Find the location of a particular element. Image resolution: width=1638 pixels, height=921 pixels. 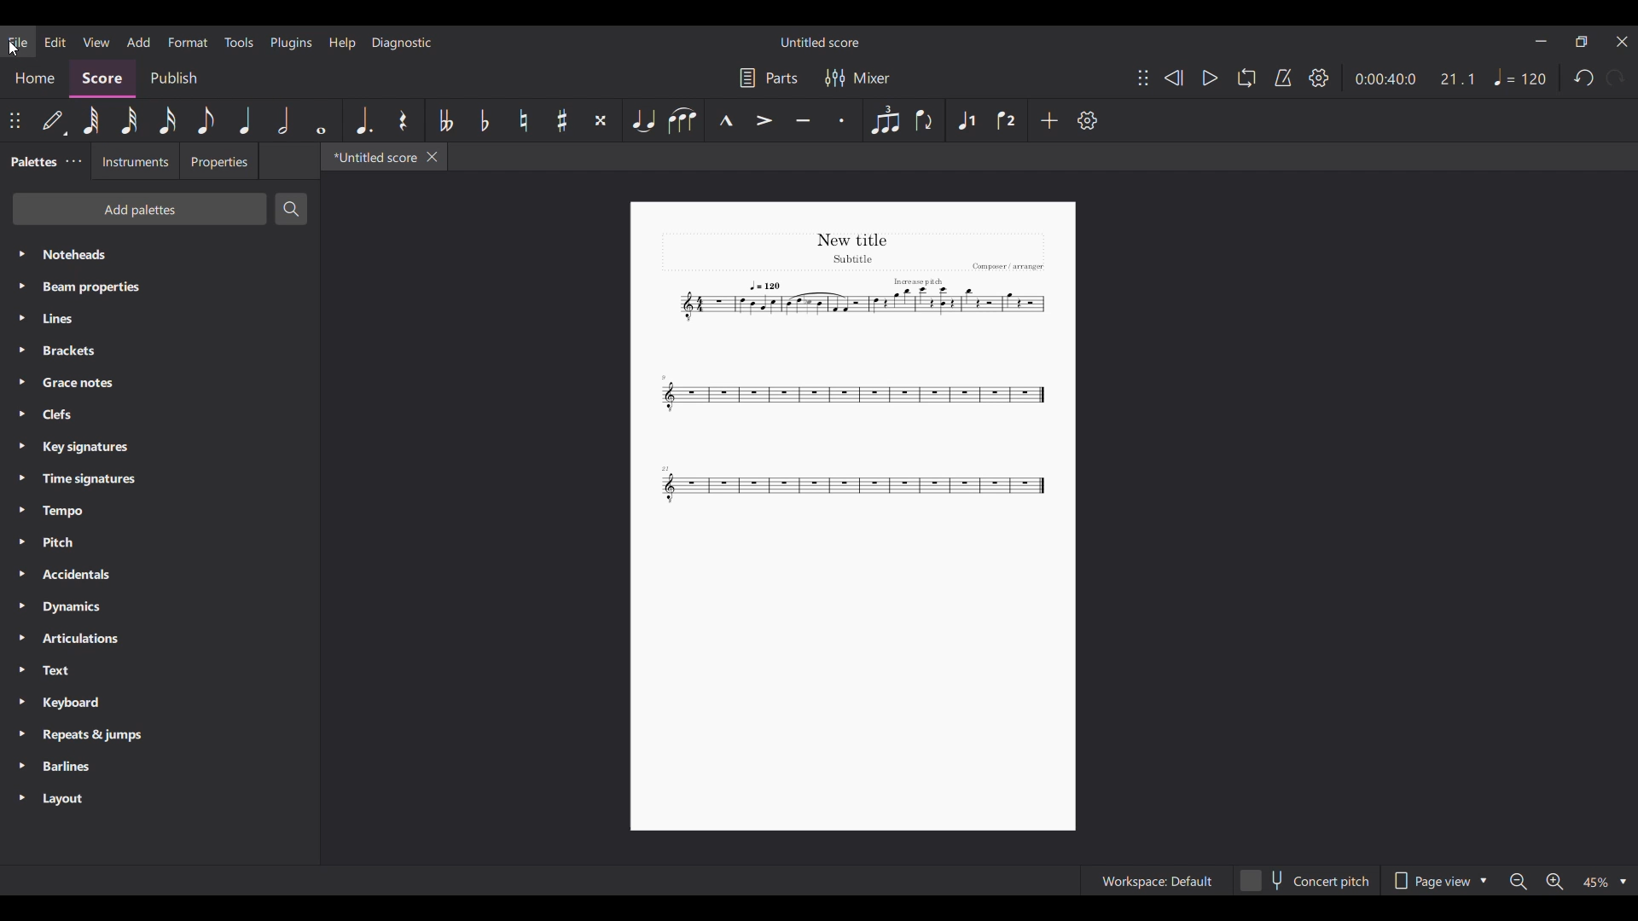

Keyboard is located at coordinates (160, 704).